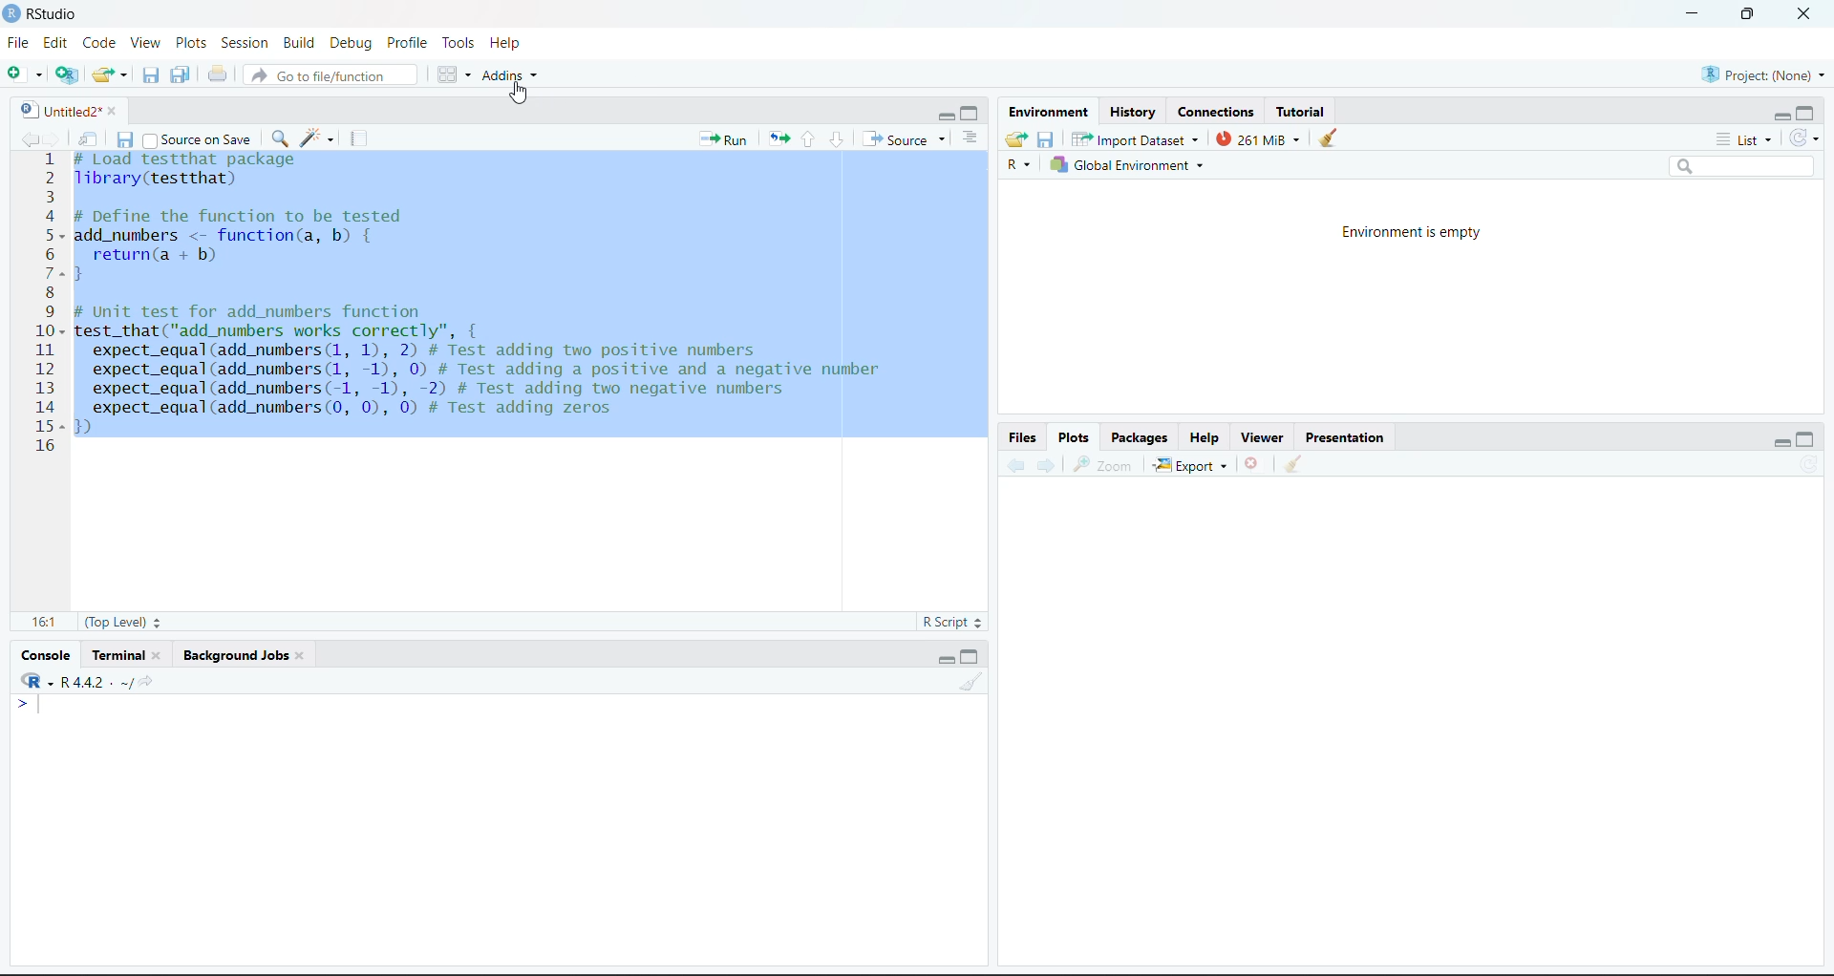 This screenshot has height=976, width=1834. I want to click on Untitled2*, so click(58, 108).